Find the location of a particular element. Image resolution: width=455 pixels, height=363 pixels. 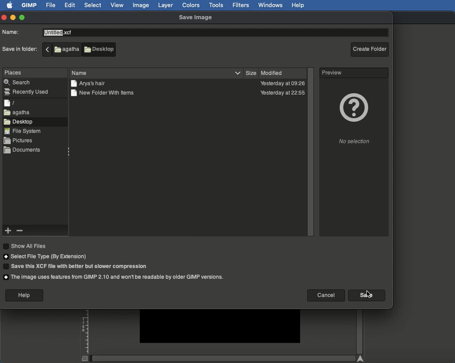

Layer is located at coordinates (166, 4).